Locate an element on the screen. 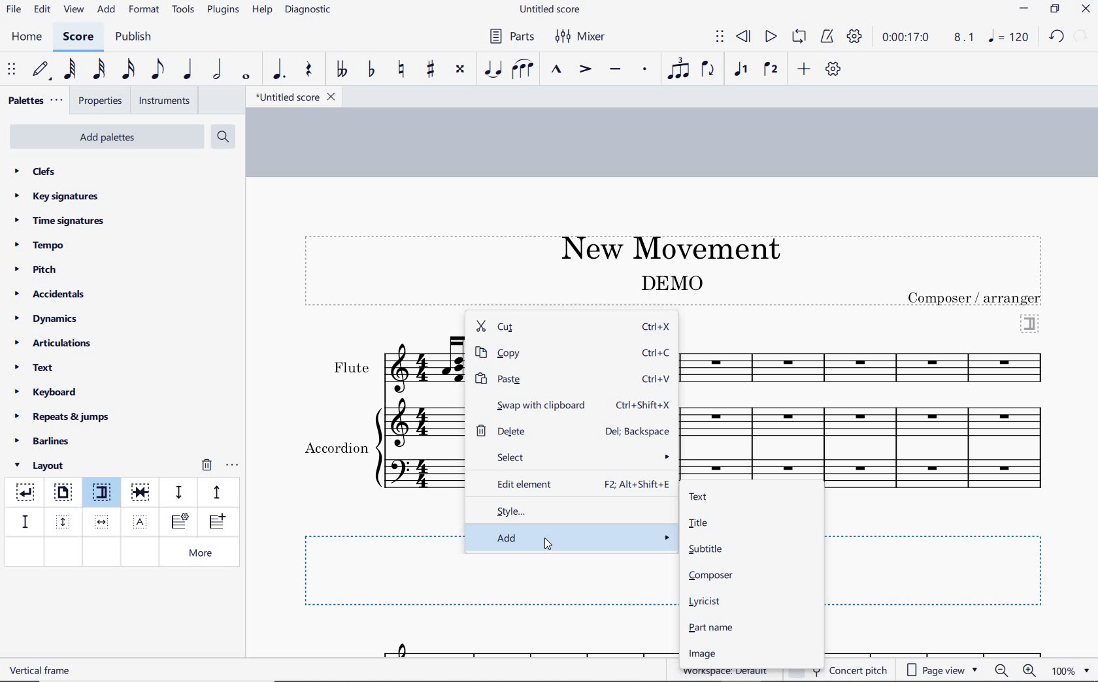  text is located at coordinates (671, 282).